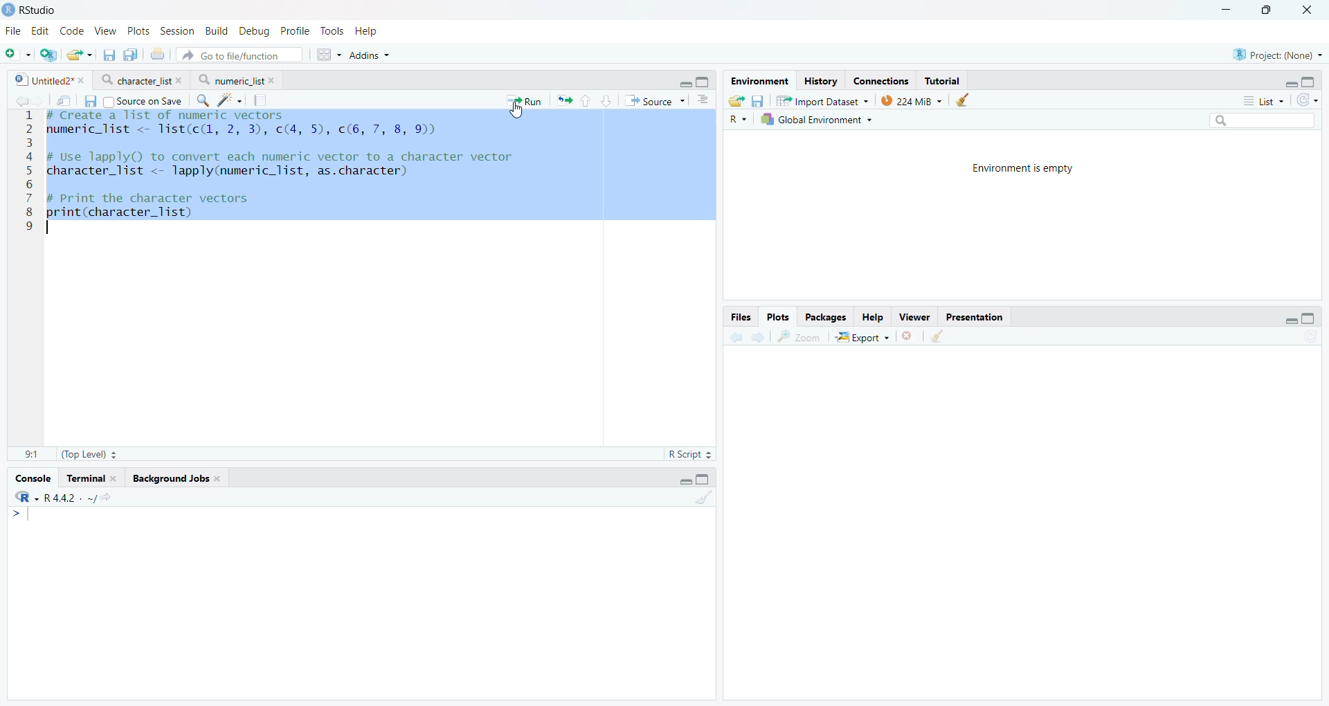 This screenshot has width=1329, height=706. Describe the element at coordinates (229, 100) in the screenshot. I see `Code tools` at that location.